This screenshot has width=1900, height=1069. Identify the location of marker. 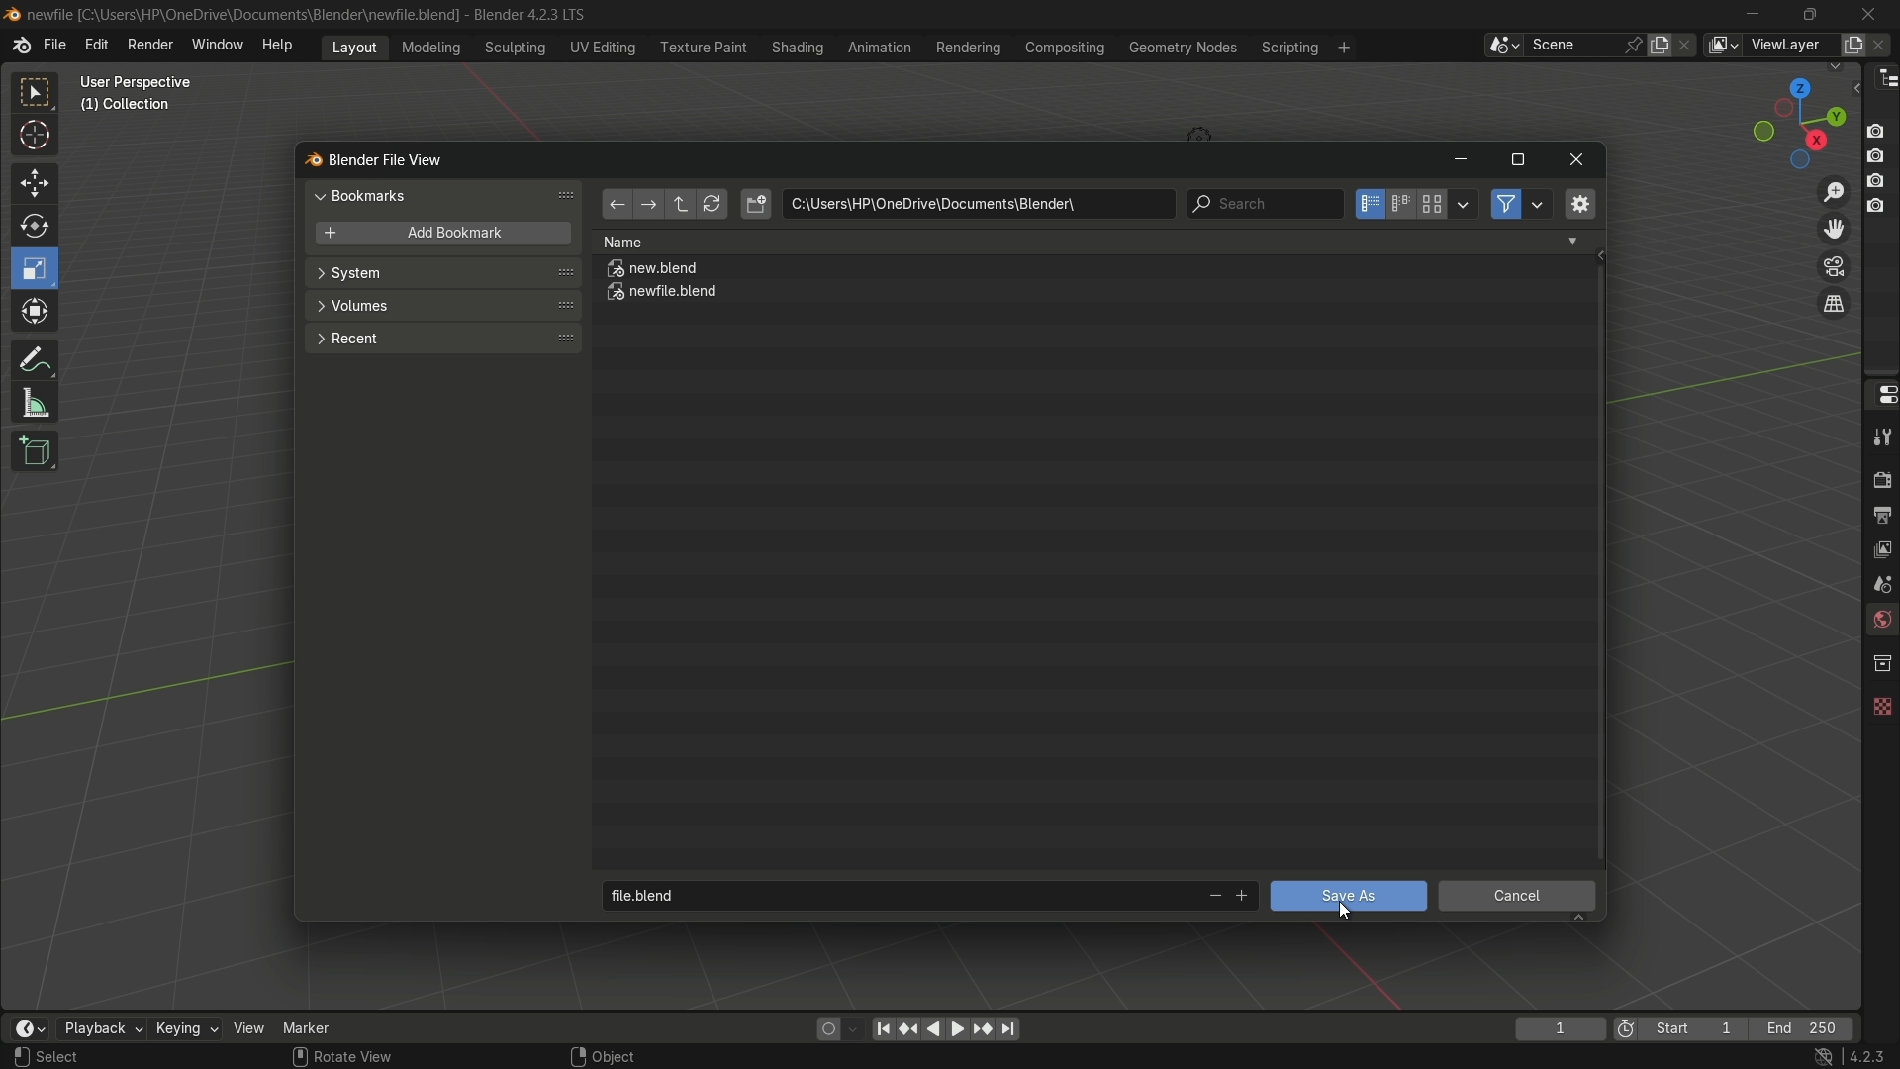
(322, 1026).